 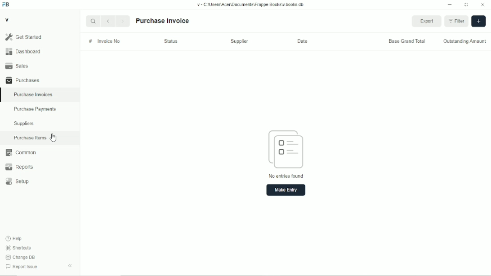 I want to click on report issue, so click(x=22, y=267).